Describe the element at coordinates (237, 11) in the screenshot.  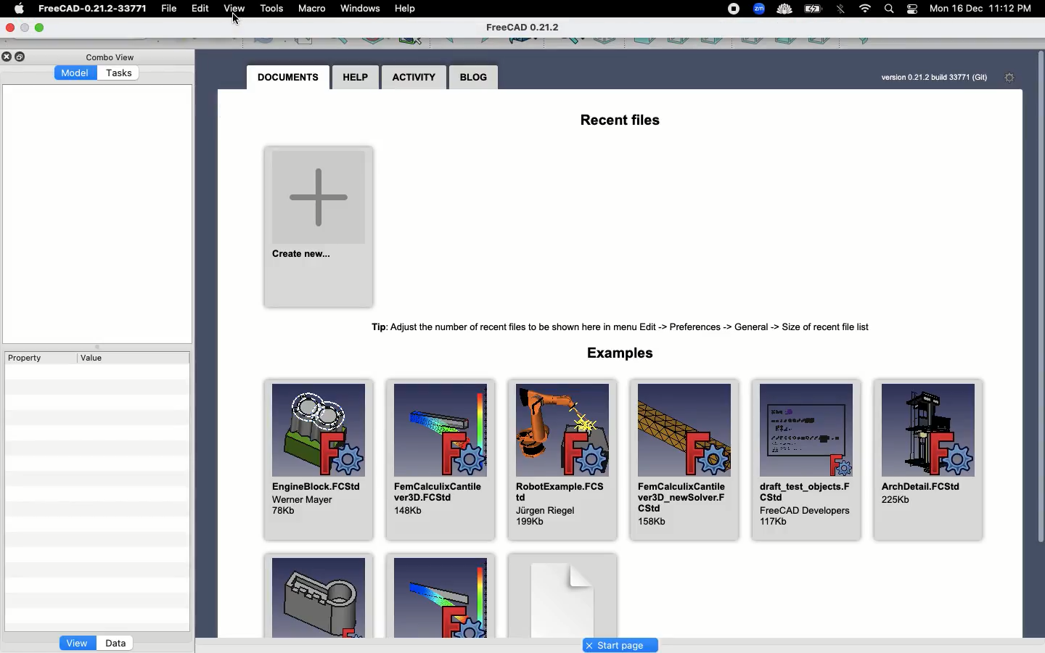
I see `View` at that location.